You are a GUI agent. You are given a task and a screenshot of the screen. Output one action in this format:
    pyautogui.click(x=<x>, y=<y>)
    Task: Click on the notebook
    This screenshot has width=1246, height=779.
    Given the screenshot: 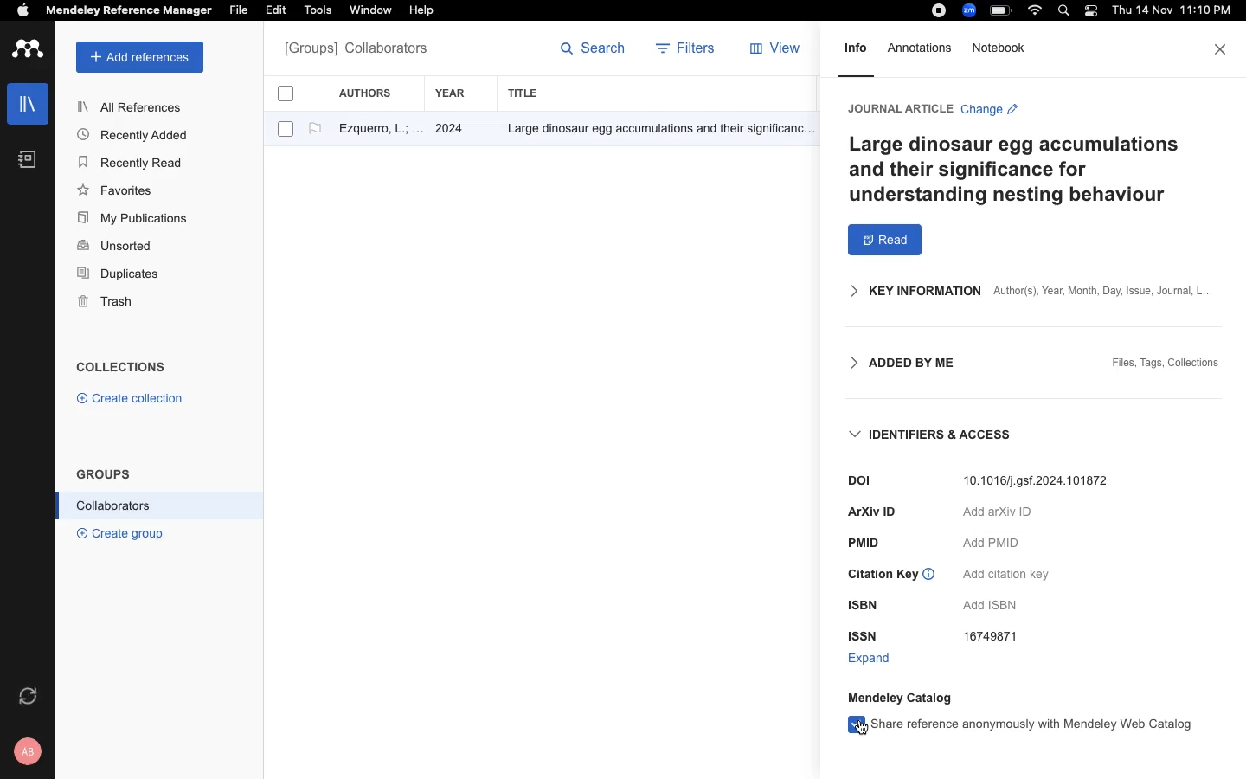 What is the action you would take?
    pyautogui.click(x=28, y=159)
    